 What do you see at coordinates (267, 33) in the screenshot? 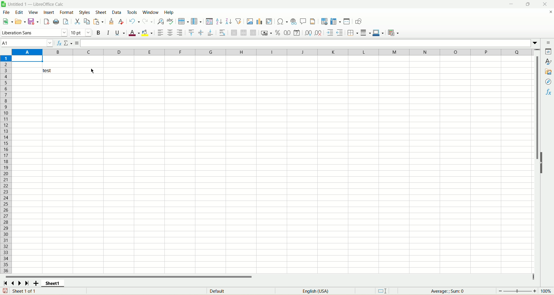
I see `format as currency` at bounding box center [267, 33].